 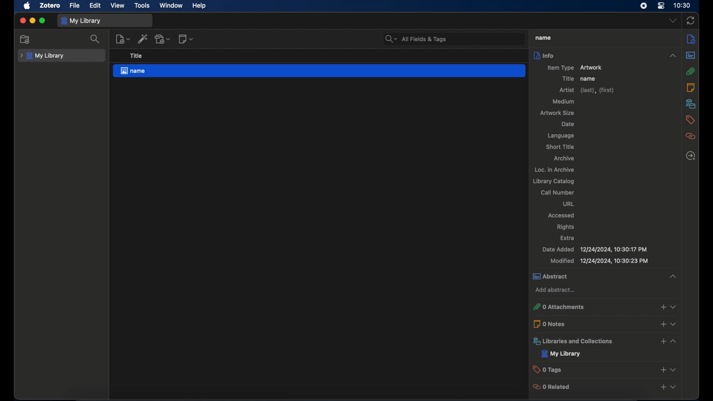 What do you see at coordinates (662, 326) in the screenshot?
I see `add` at bounding box center [662, 326].